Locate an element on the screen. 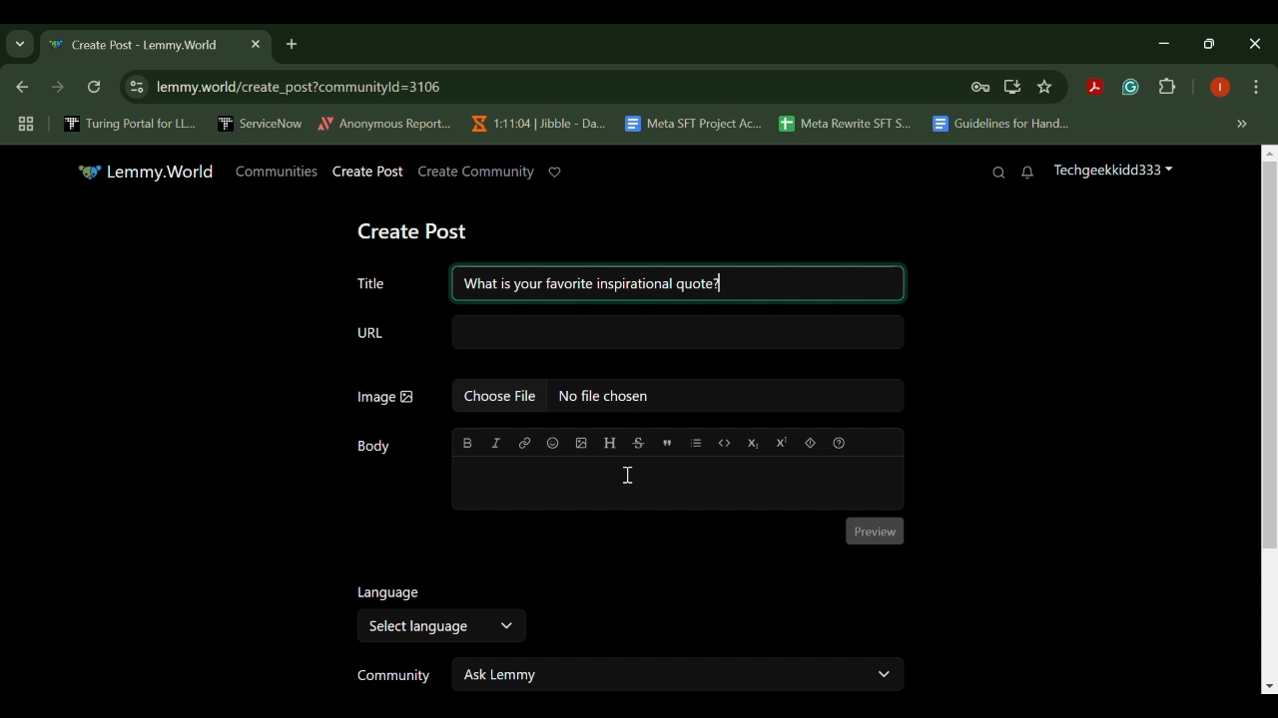 This screenshot has width=1278, height=718. italic is located at coordinates (496, 443).